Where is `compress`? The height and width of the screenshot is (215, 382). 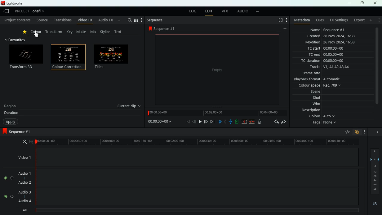
compress is located at coordinates (252, 122).